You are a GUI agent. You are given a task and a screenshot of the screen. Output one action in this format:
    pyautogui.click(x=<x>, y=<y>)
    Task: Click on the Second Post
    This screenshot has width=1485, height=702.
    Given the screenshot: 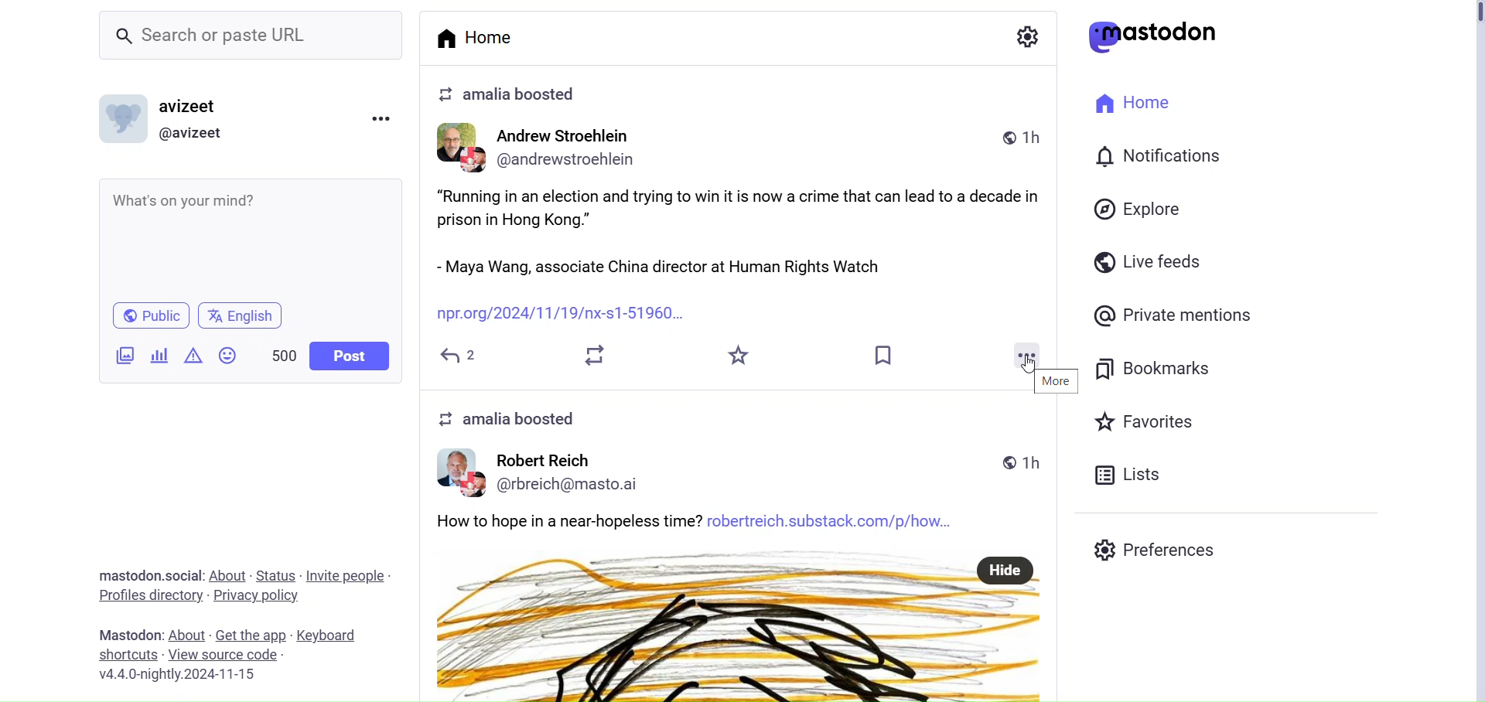 What is the action you would take?
    pyautogui.click(x=742, y=641)
    